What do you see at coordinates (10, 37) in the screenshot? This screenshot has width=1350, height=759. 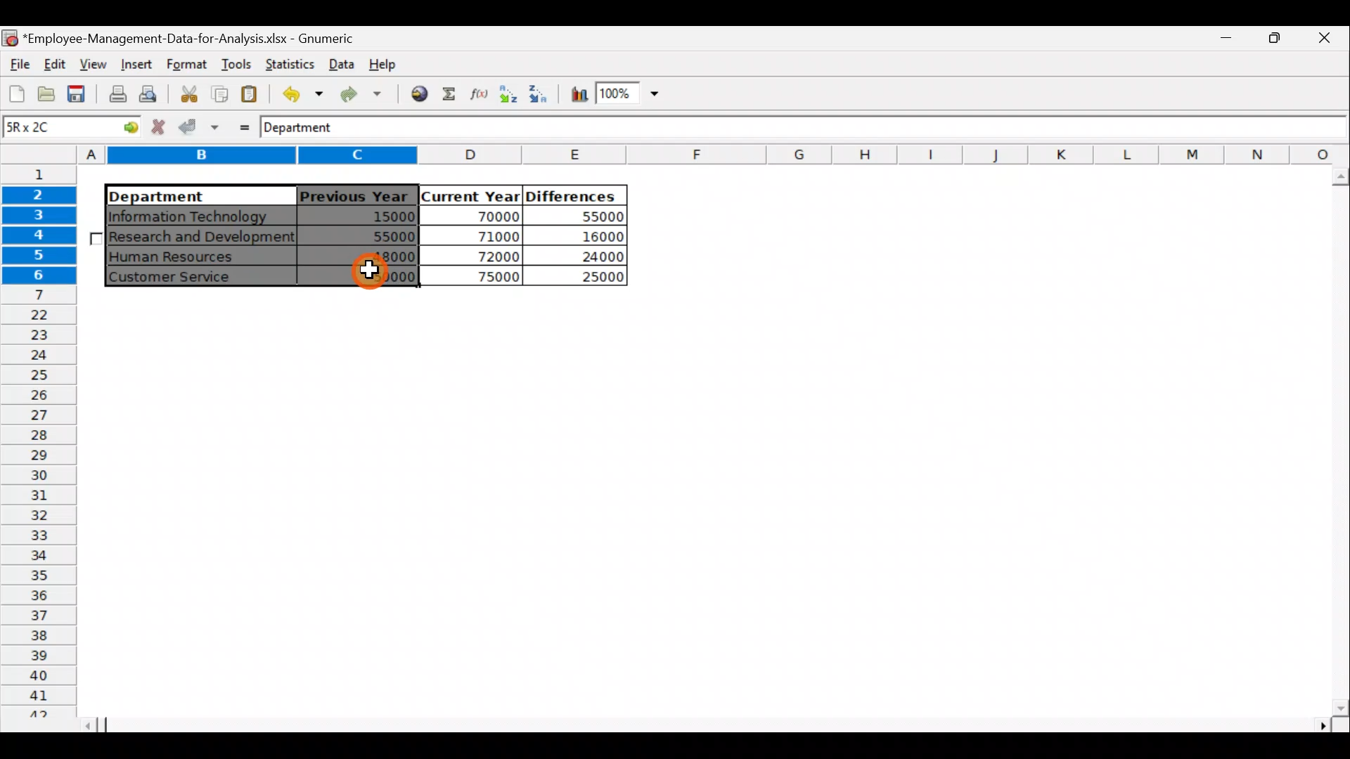 I see `Gnumeric logo` at bounding box center [10, 37].